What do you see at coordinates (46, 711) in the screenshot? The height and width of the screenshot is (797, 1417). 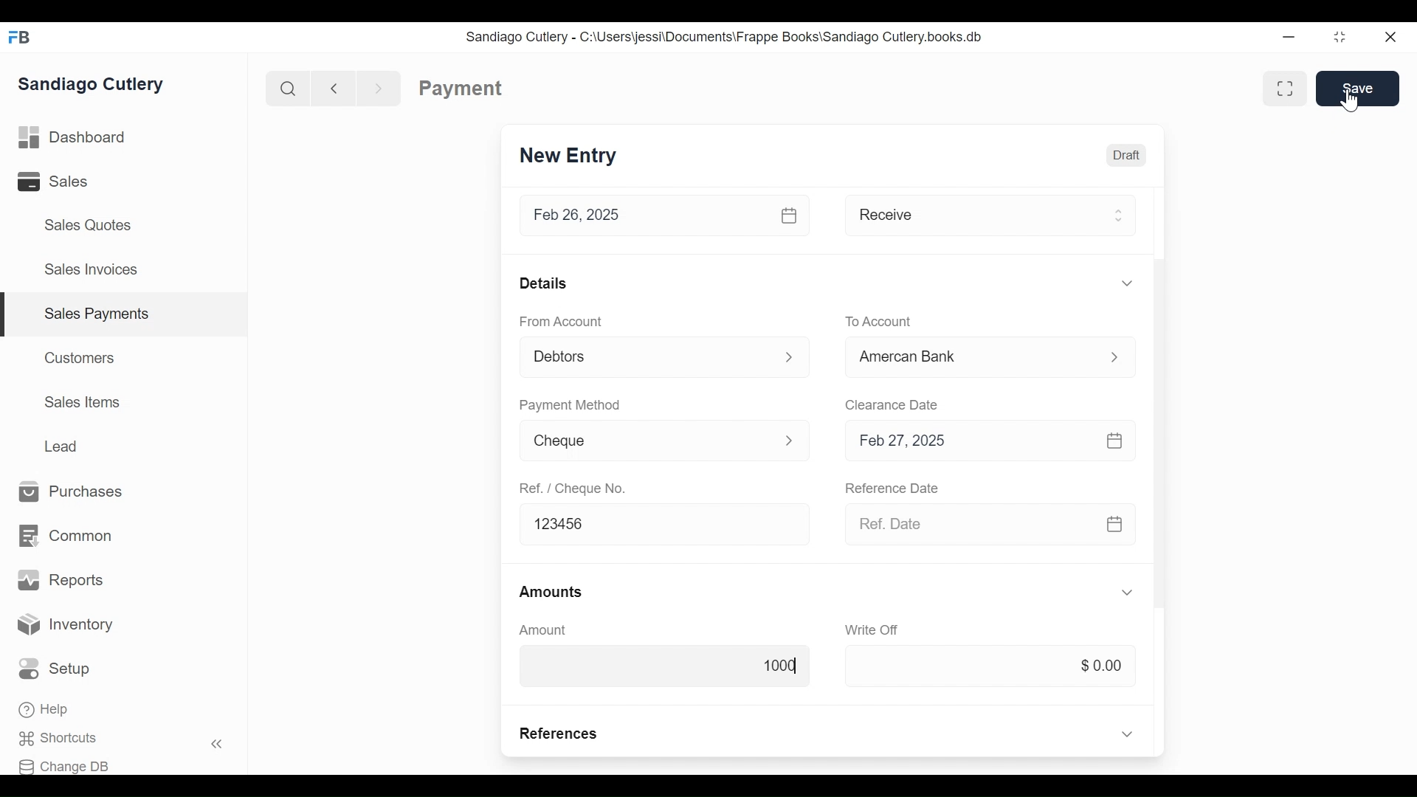 I see `Help` at bounding box center [46, 711].